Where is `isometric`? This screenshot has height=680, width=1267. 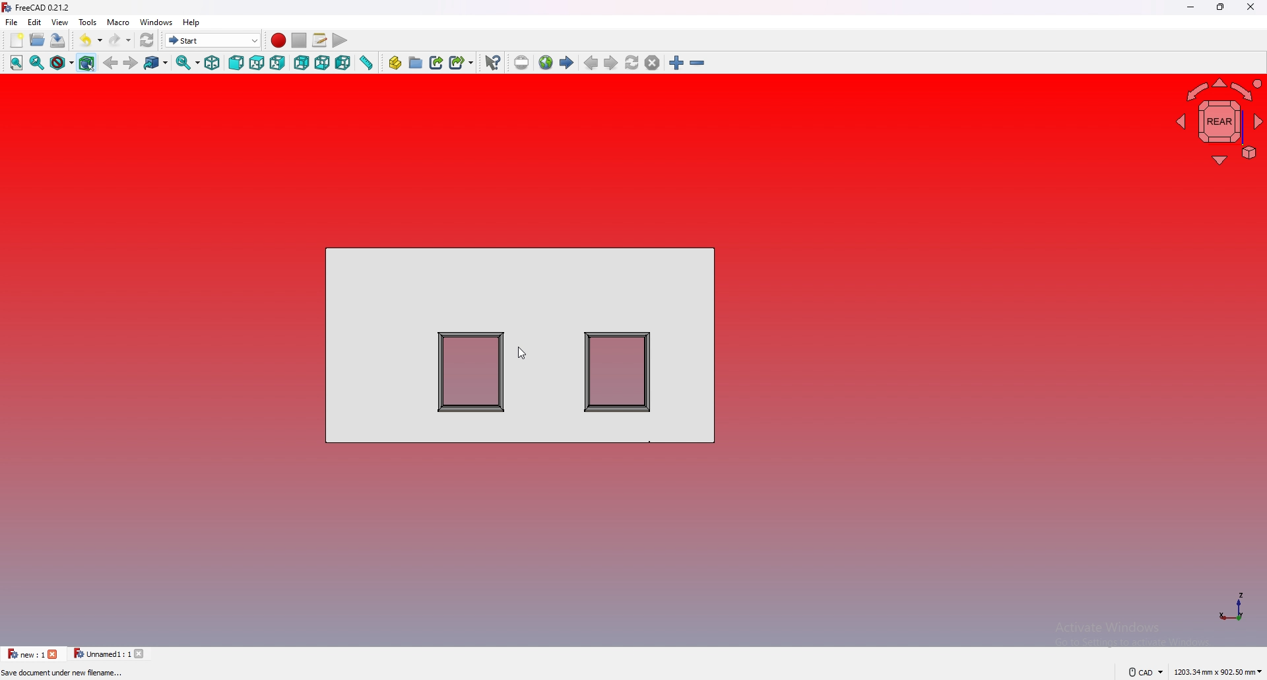
isometric is located at coordinates (212, 63).